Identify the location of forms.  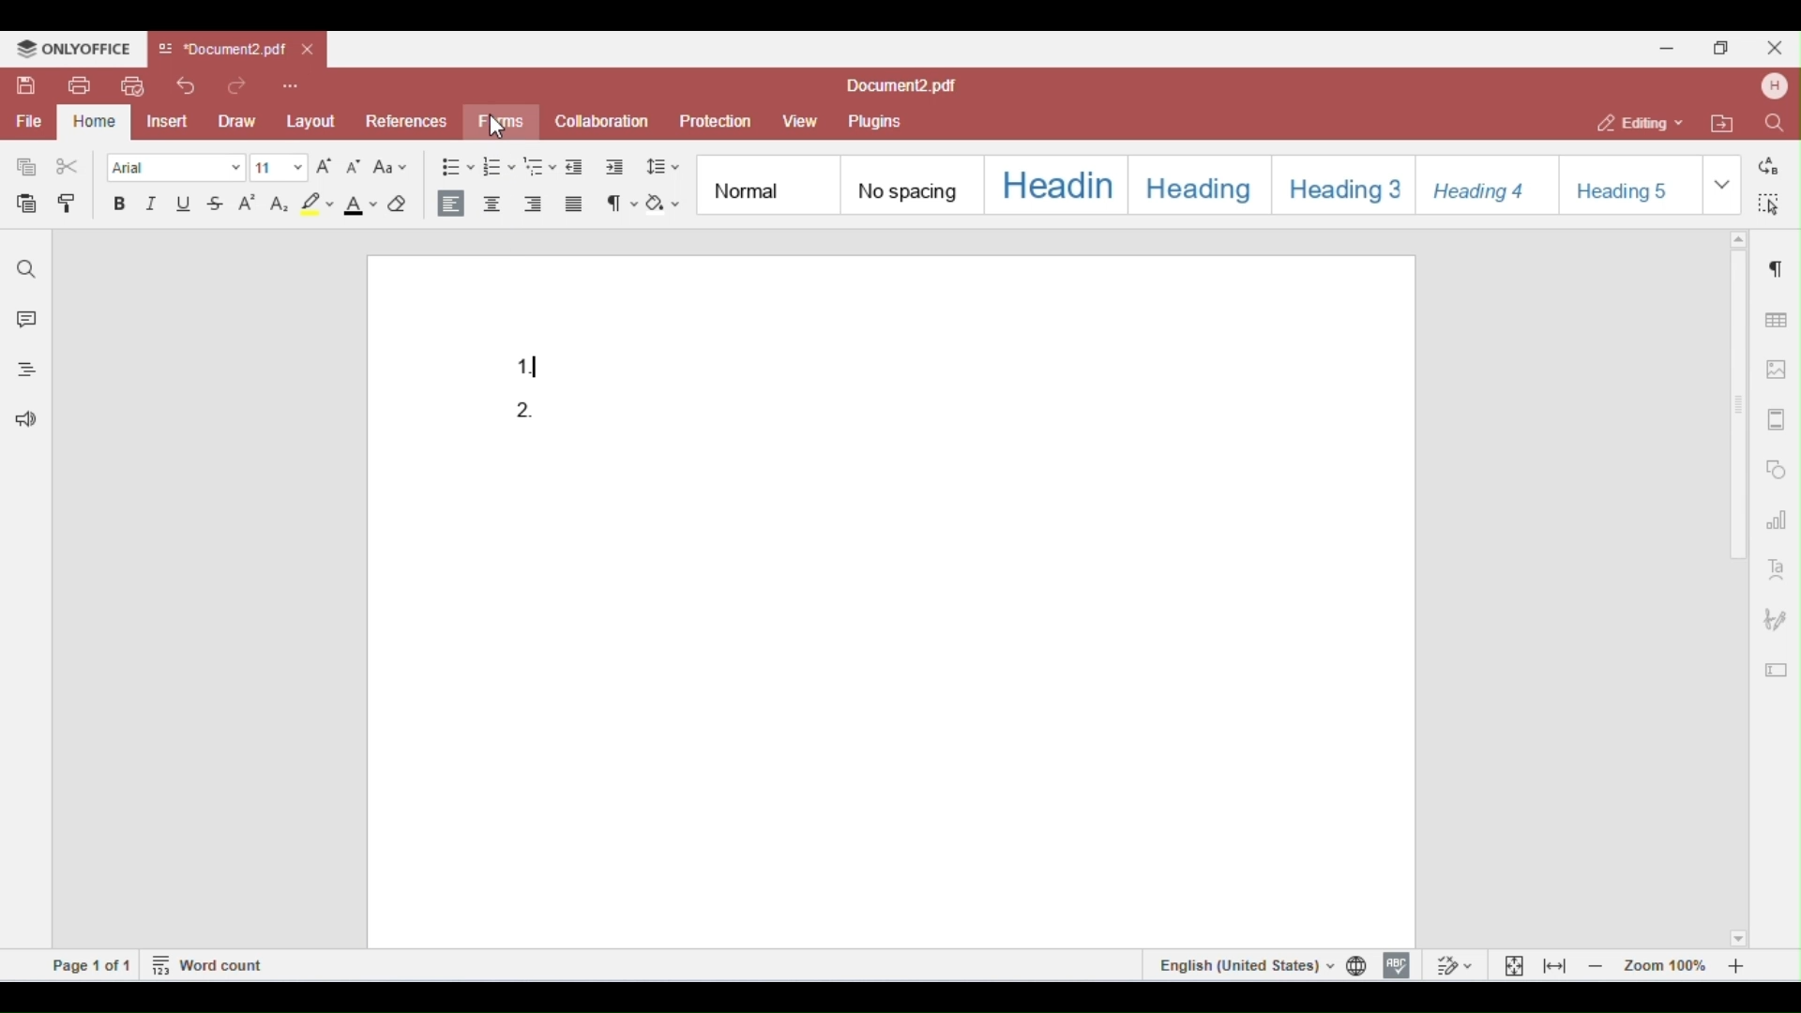
(497, 122).